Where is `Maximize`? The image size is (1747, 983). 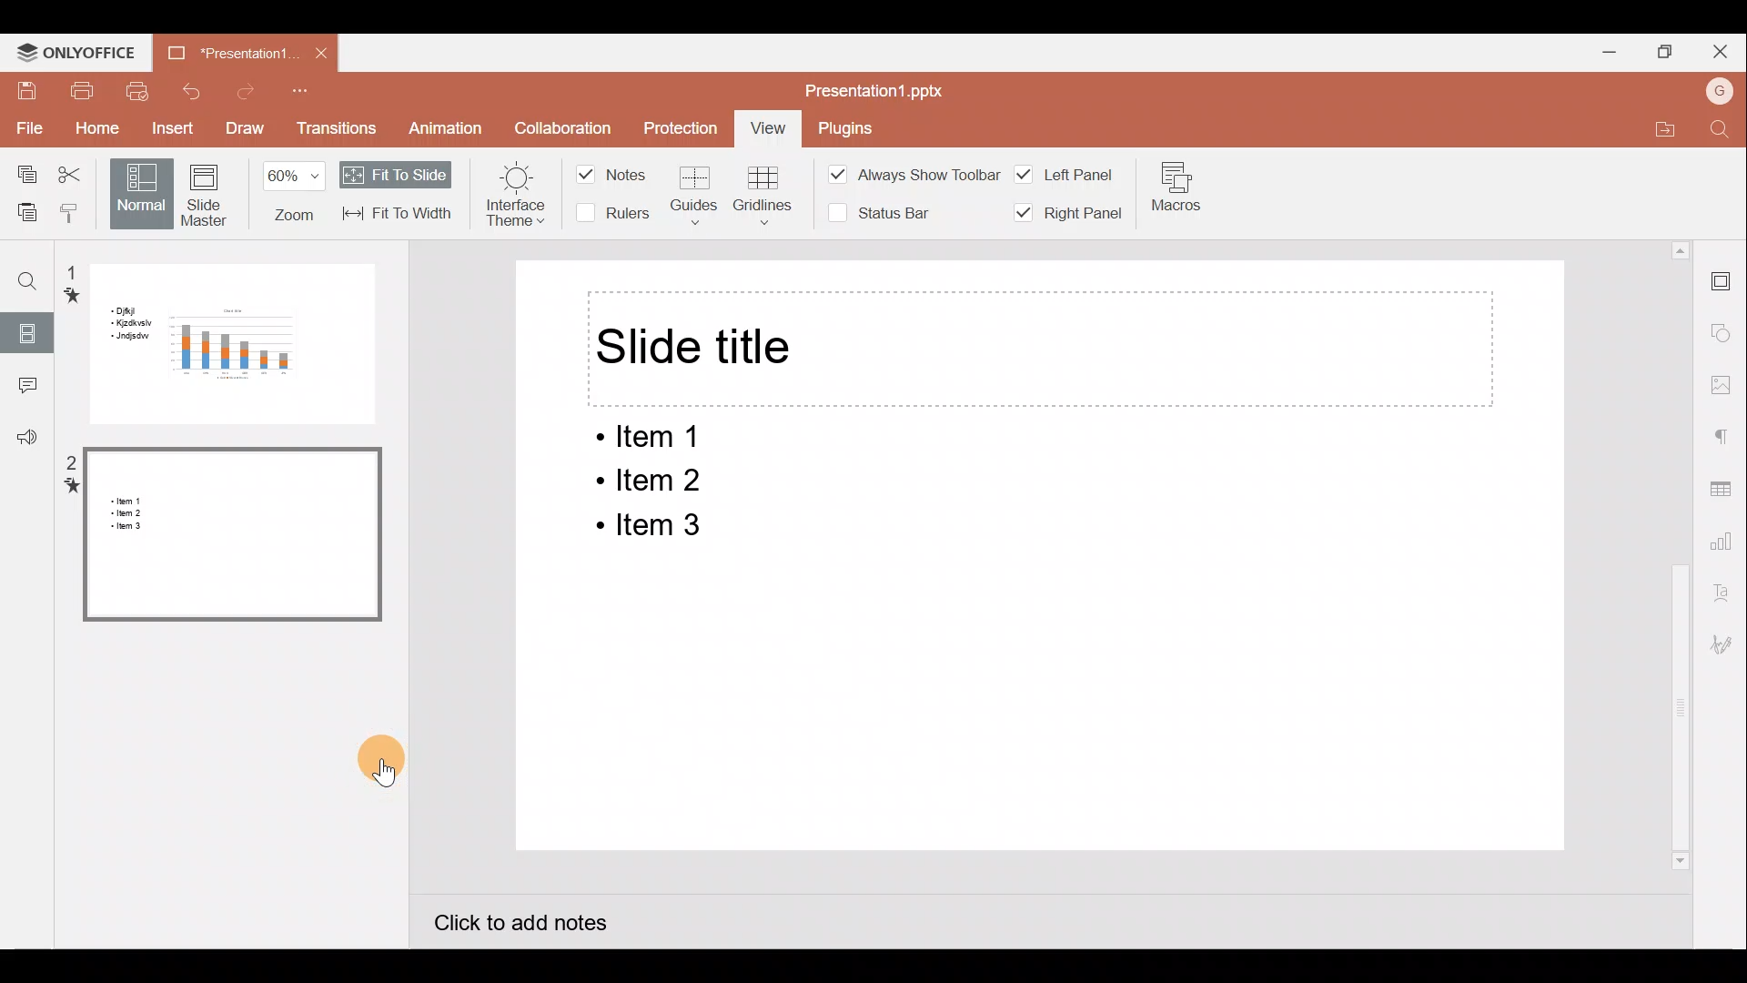 Maximize is located at coordinates (1659, 54).